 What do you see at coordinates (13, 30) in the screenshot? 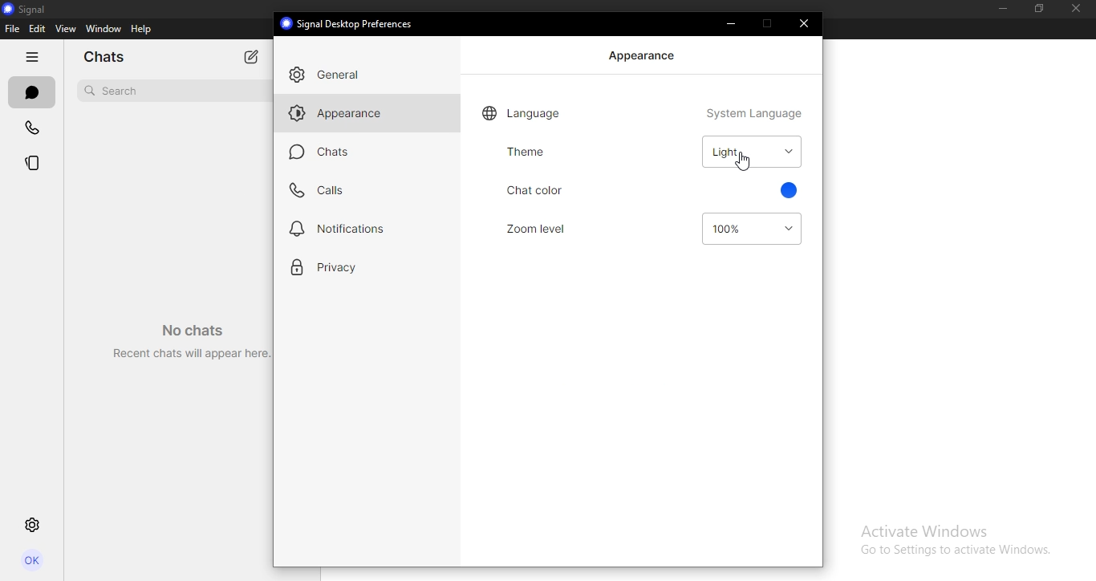
I see `file` at bounding box center [13, 30].